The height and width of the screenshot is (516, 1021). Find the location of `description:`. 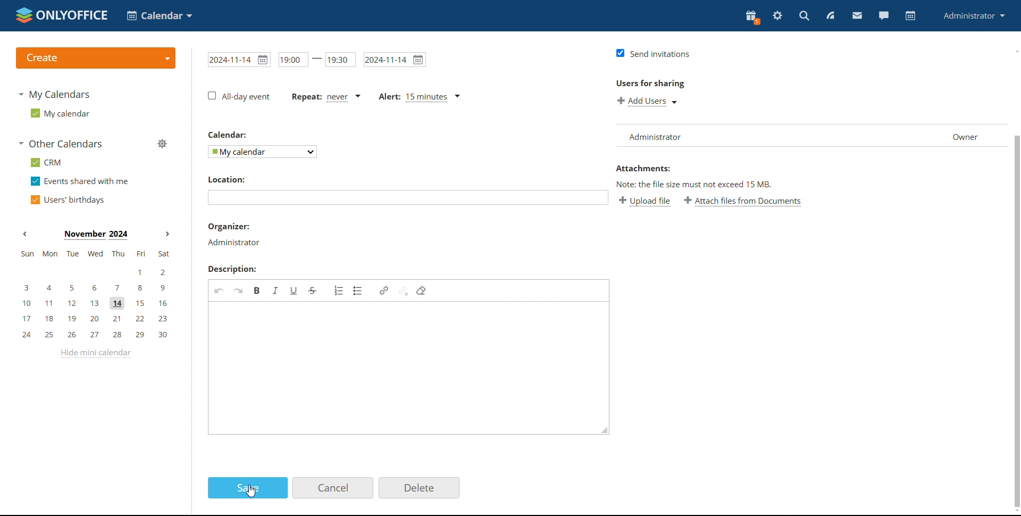

description: is located at coordinates (234, 266).